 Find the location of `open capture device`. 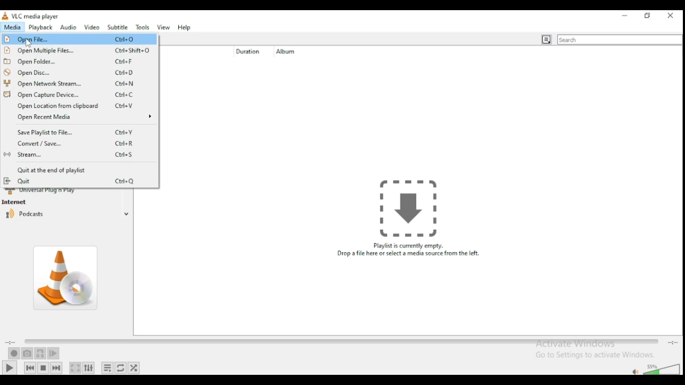

open capture device is located at coordinates (80, 95).